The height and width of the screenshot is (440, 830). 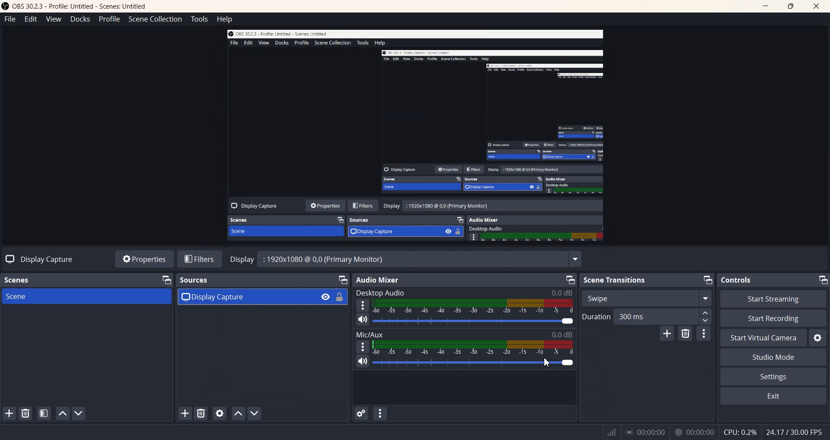 What do you see at coordinates (185, 413) in the screenshot?
I see `Add Sources` at bounding box center [185, 413].